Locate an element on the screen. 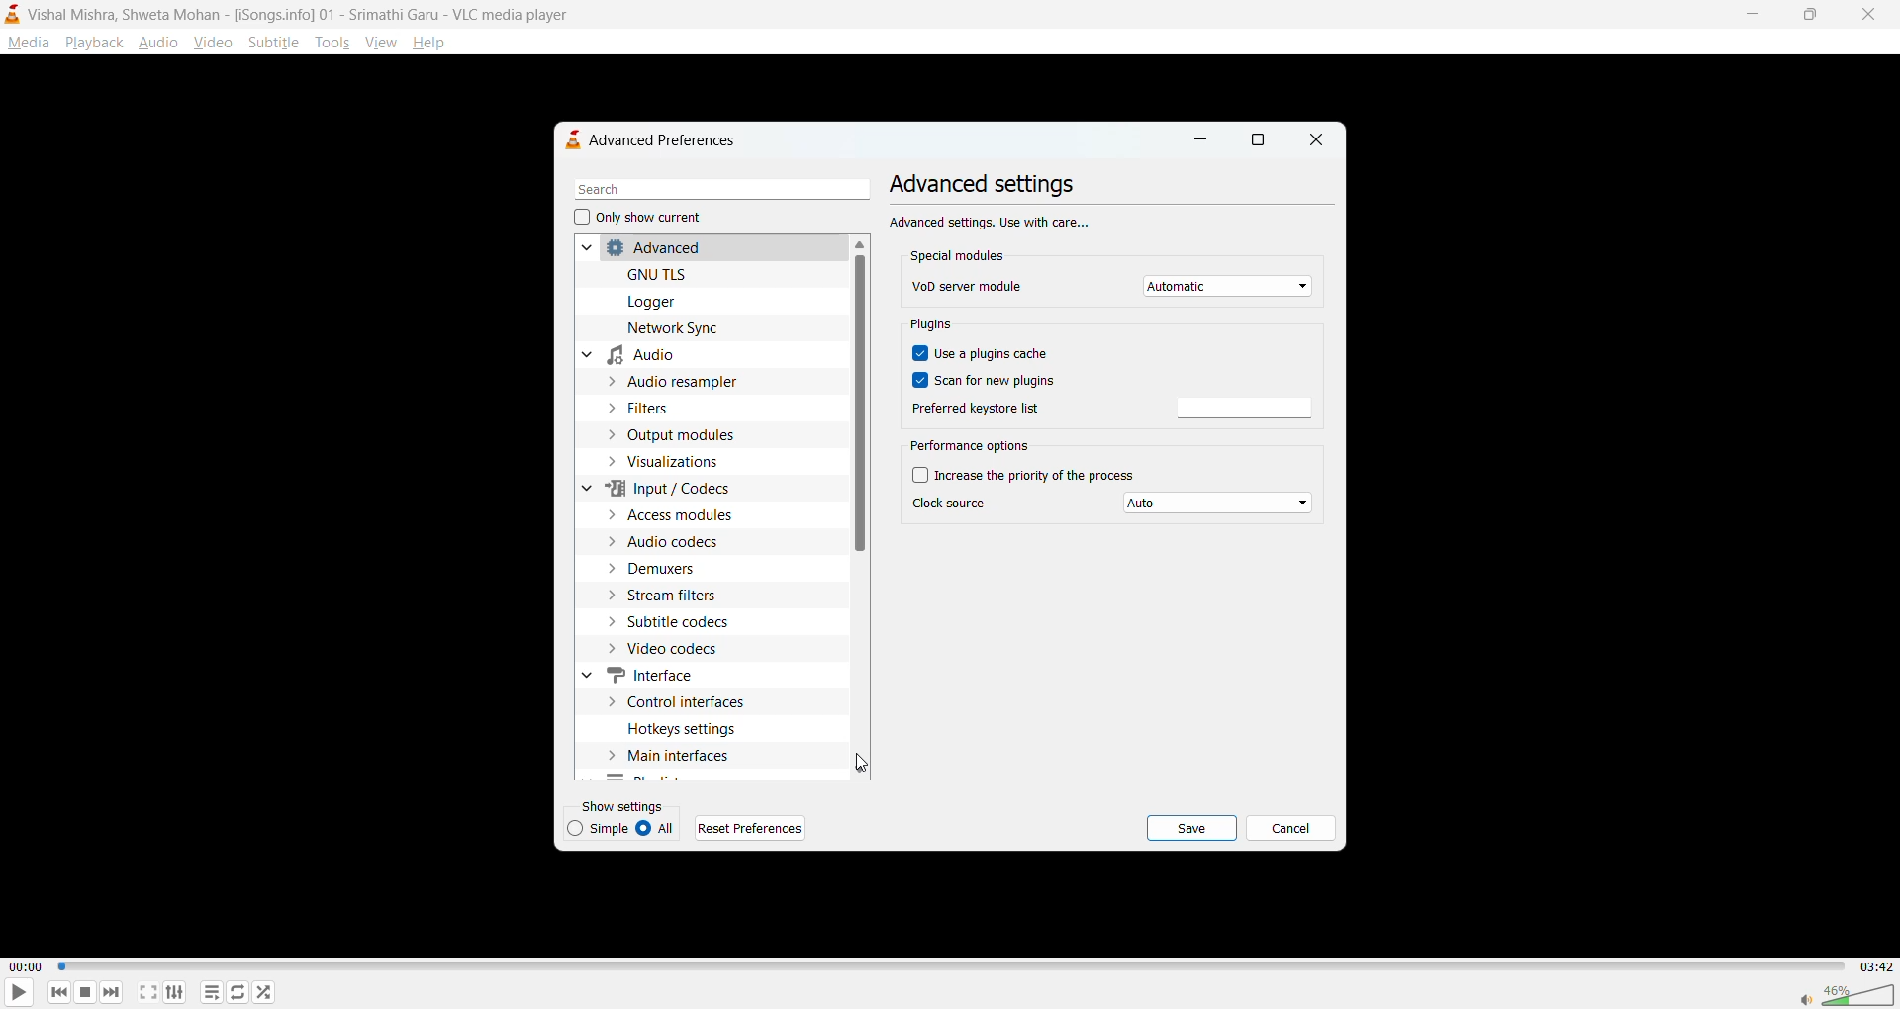 The width and height of the screenshot is (1900, 1009). save is located at coordinates (1192, 829).